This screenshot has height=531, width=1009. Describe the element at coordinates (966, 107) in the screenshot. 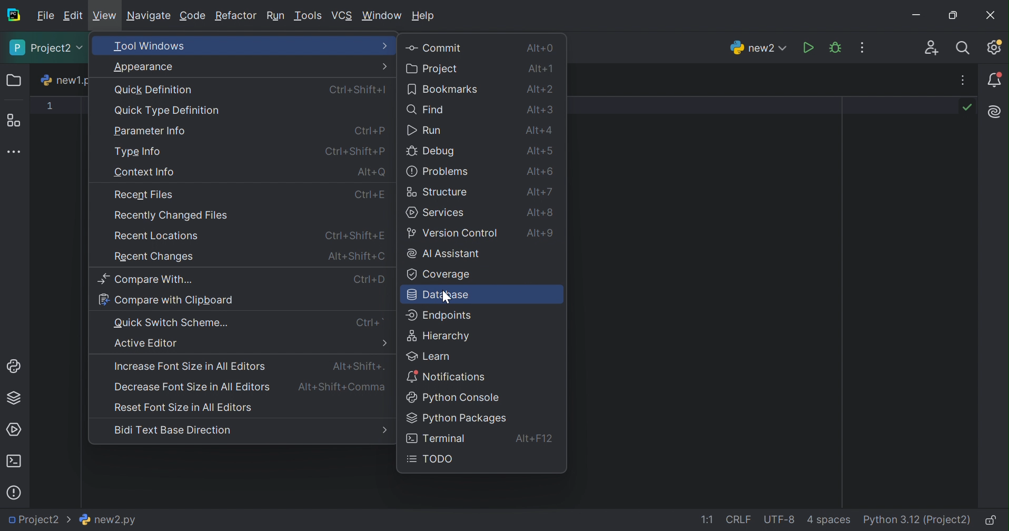

I see `No problems found` at that location.